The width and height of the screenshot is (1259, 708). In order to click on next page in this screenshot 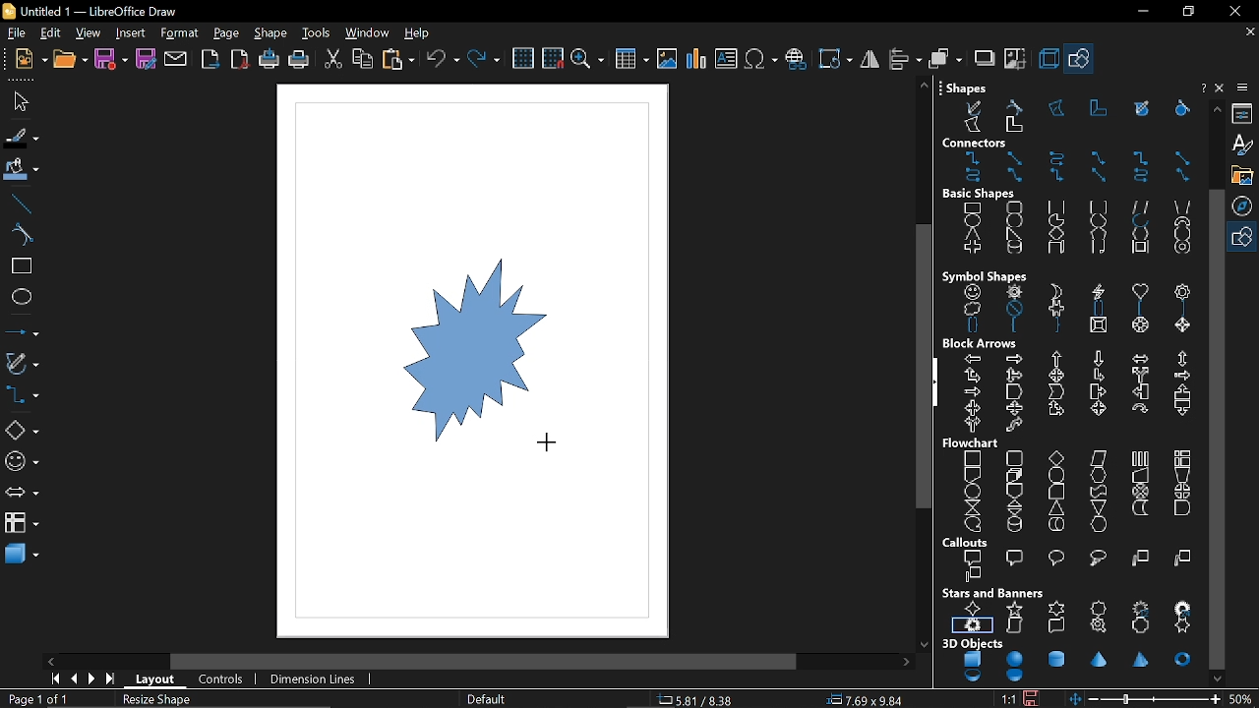, I will do `click(94, 679)`.